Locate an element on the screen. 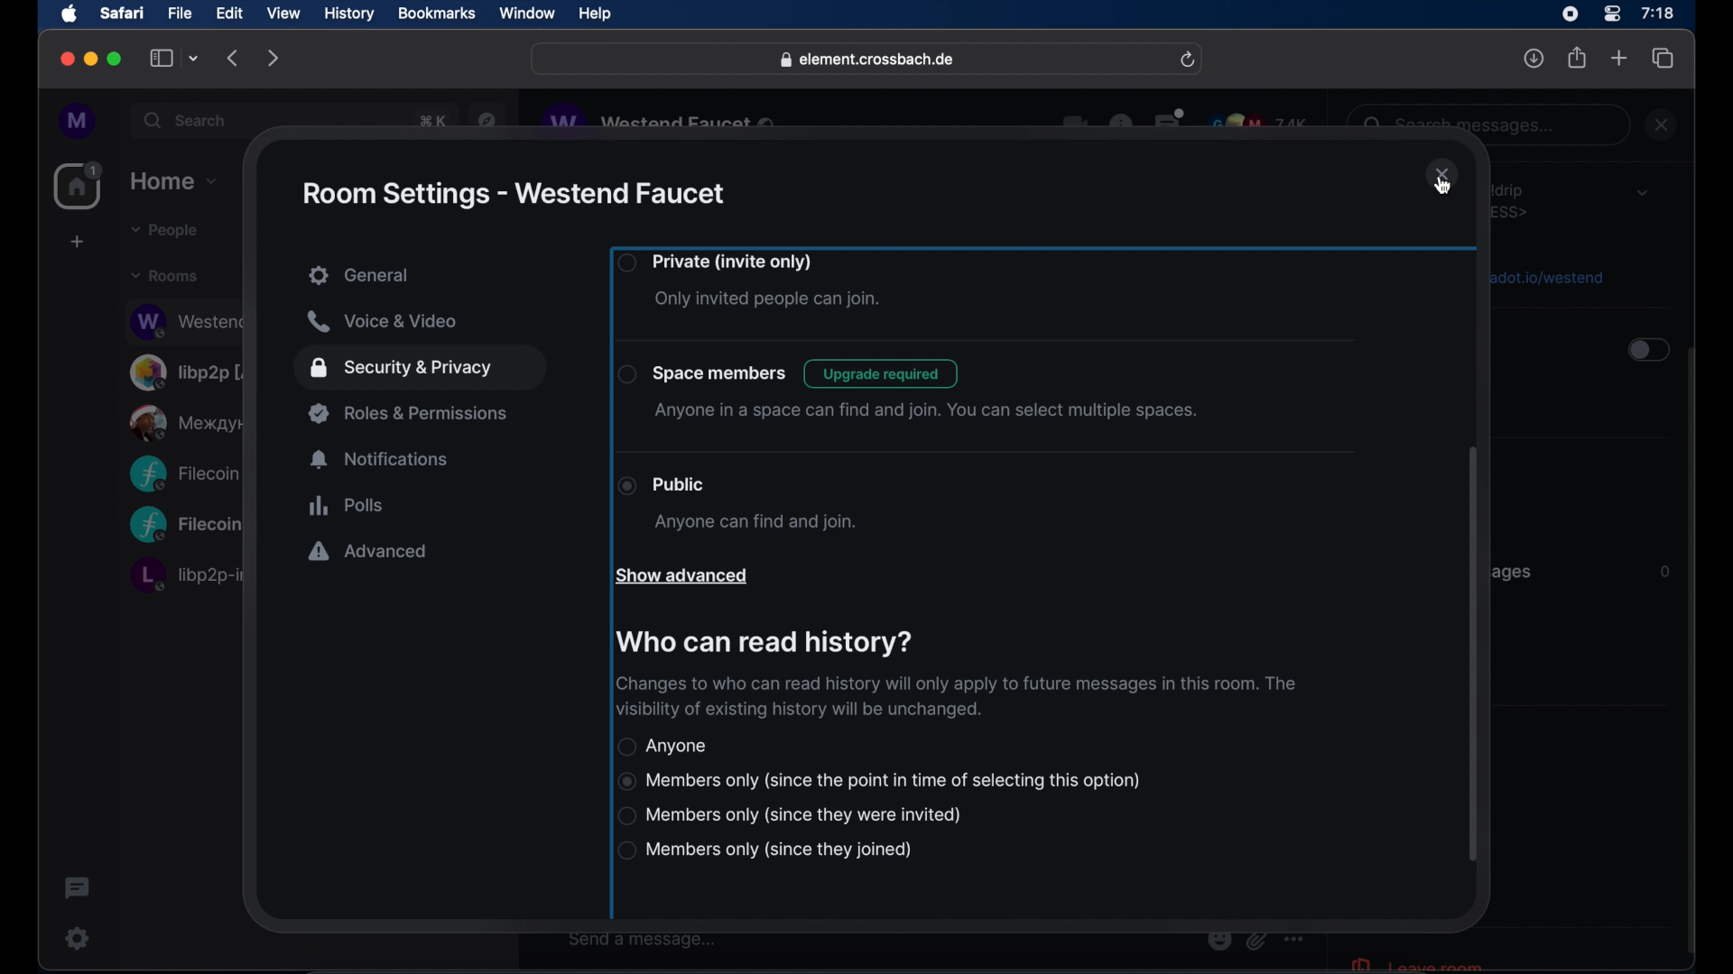 The height and width of the screenshot is (974, 1733). obscure icons is located at coordinates (1185, 122).